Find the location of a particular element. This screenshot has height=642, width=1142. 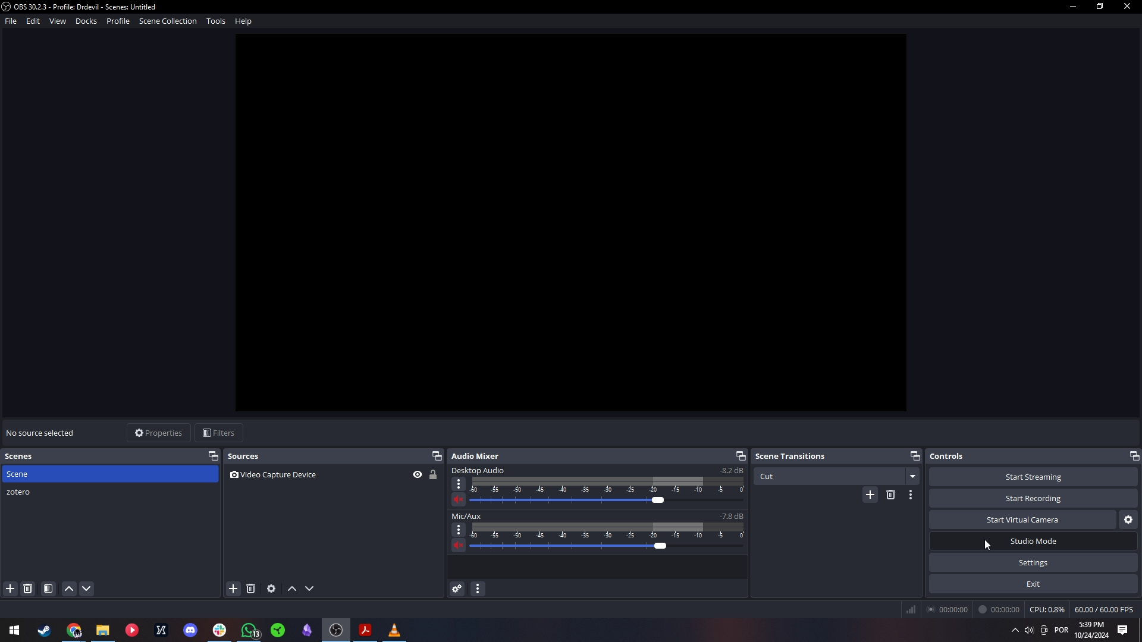

Output UI is located at coordinates (568, 225).